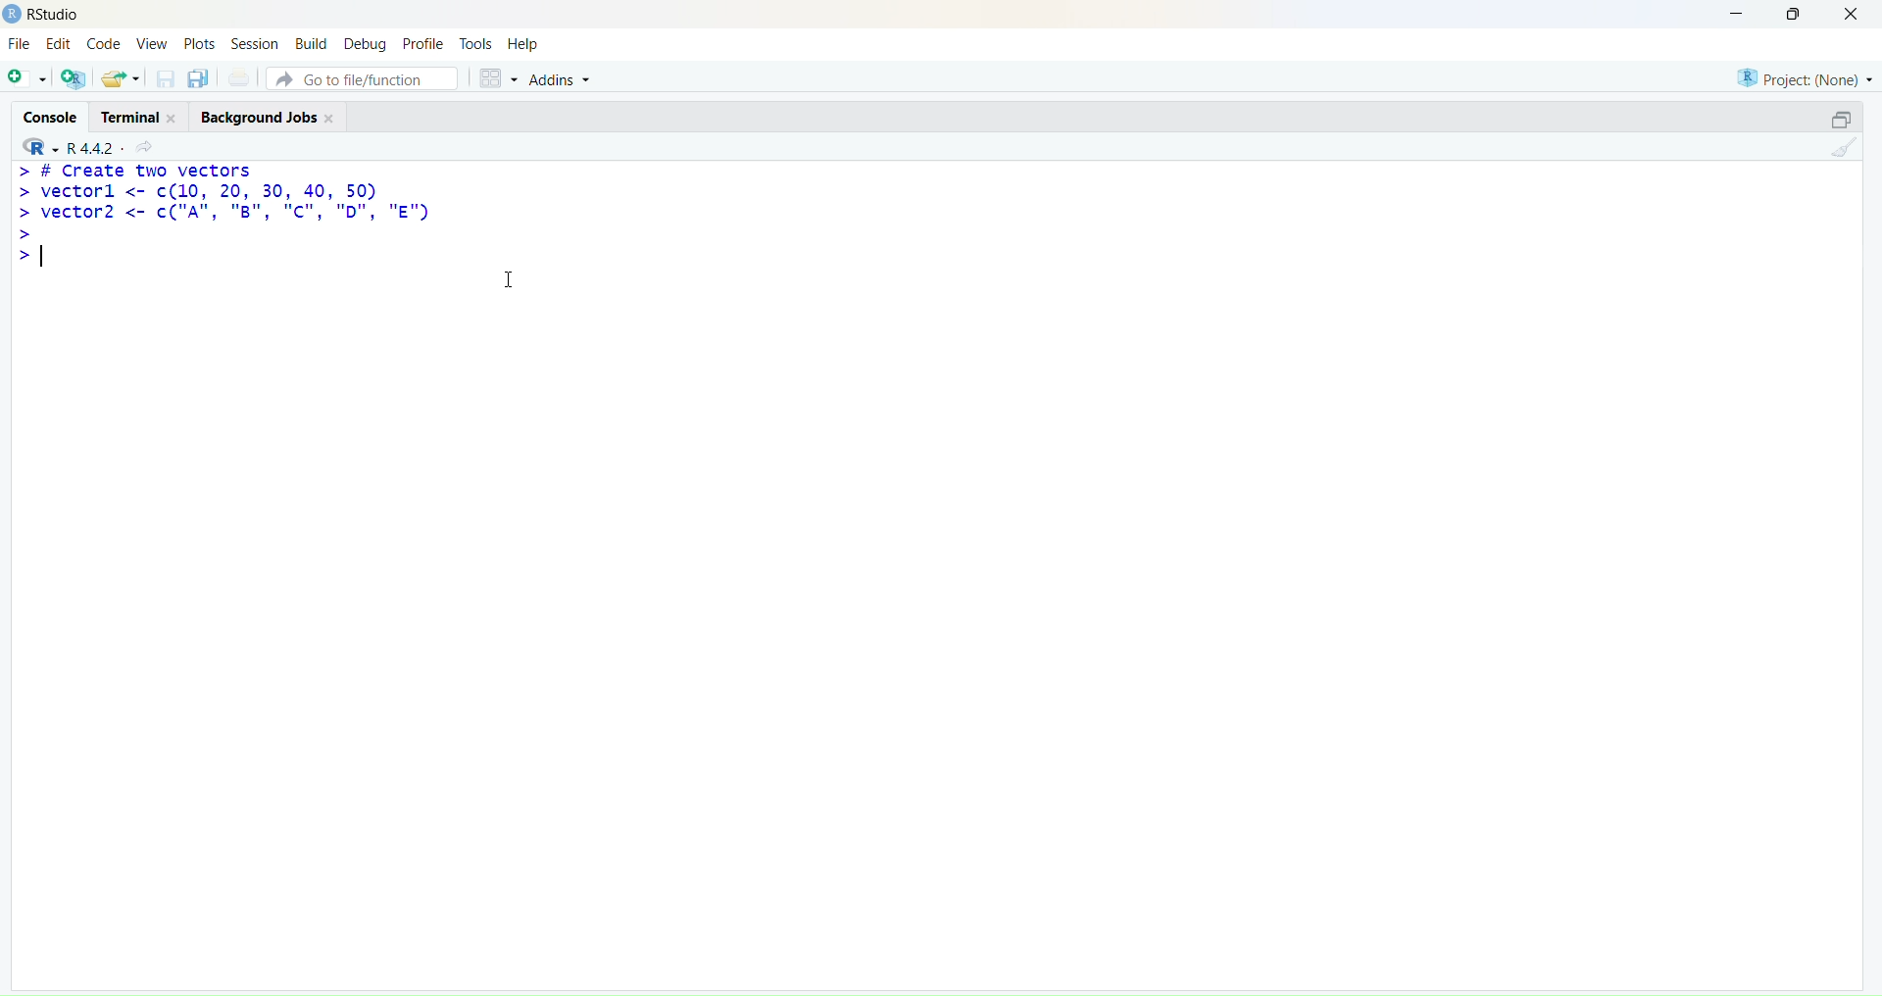  Describe the element at coordinates (74, 78) in the screenshot. I see `Create project` at that location.